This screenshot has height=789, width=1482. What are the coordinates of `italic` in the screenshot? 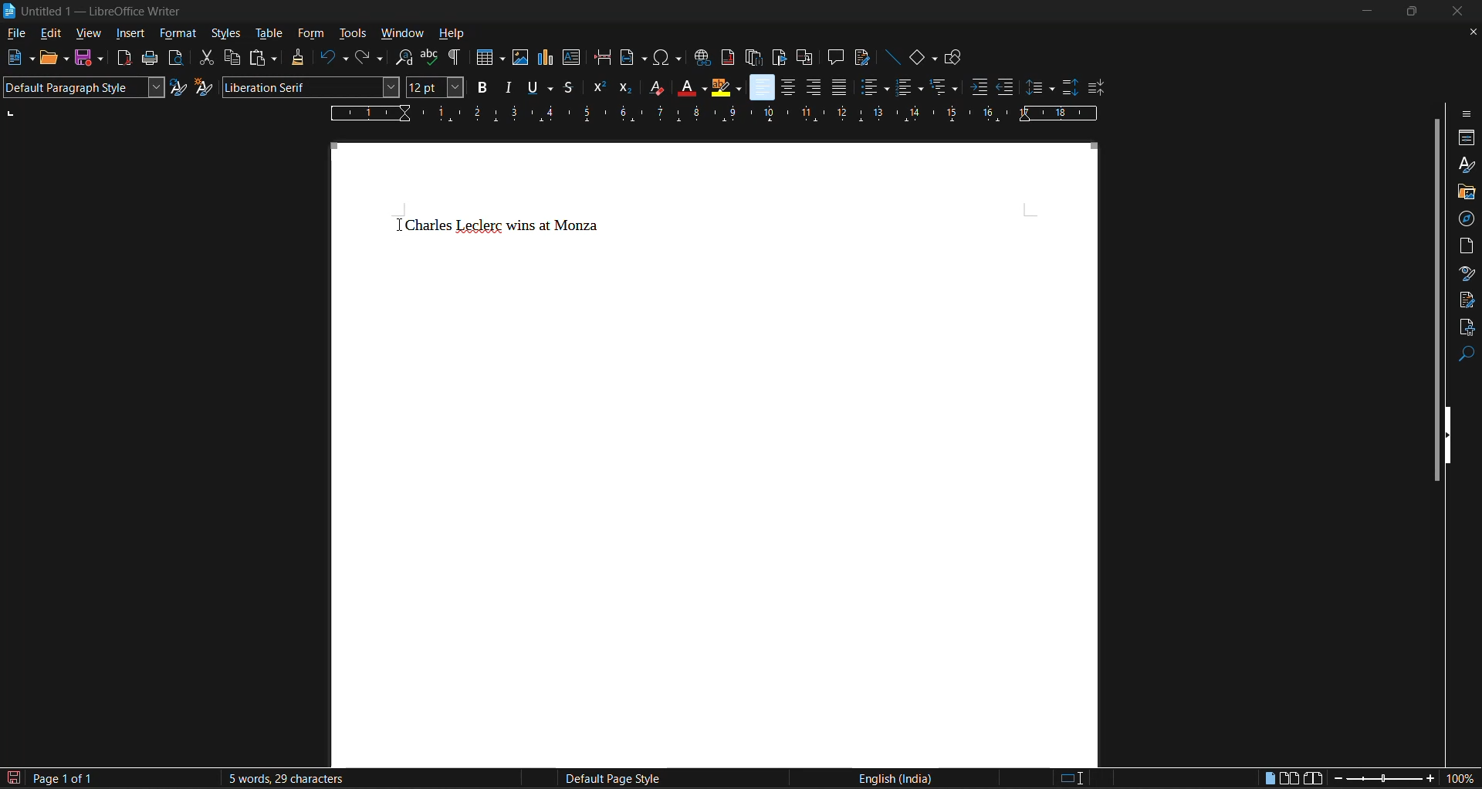 It's located at (507, 86).